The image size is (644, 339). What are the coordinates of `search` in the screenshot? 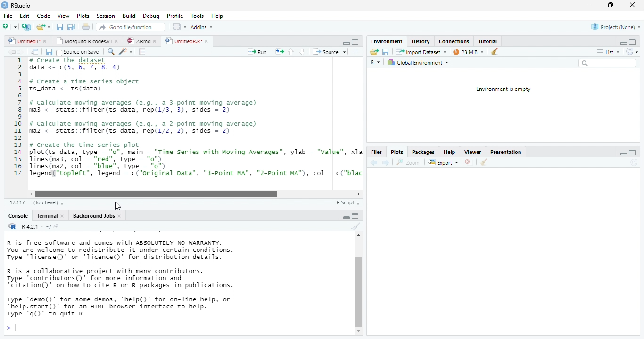 It's located at (607, 63).